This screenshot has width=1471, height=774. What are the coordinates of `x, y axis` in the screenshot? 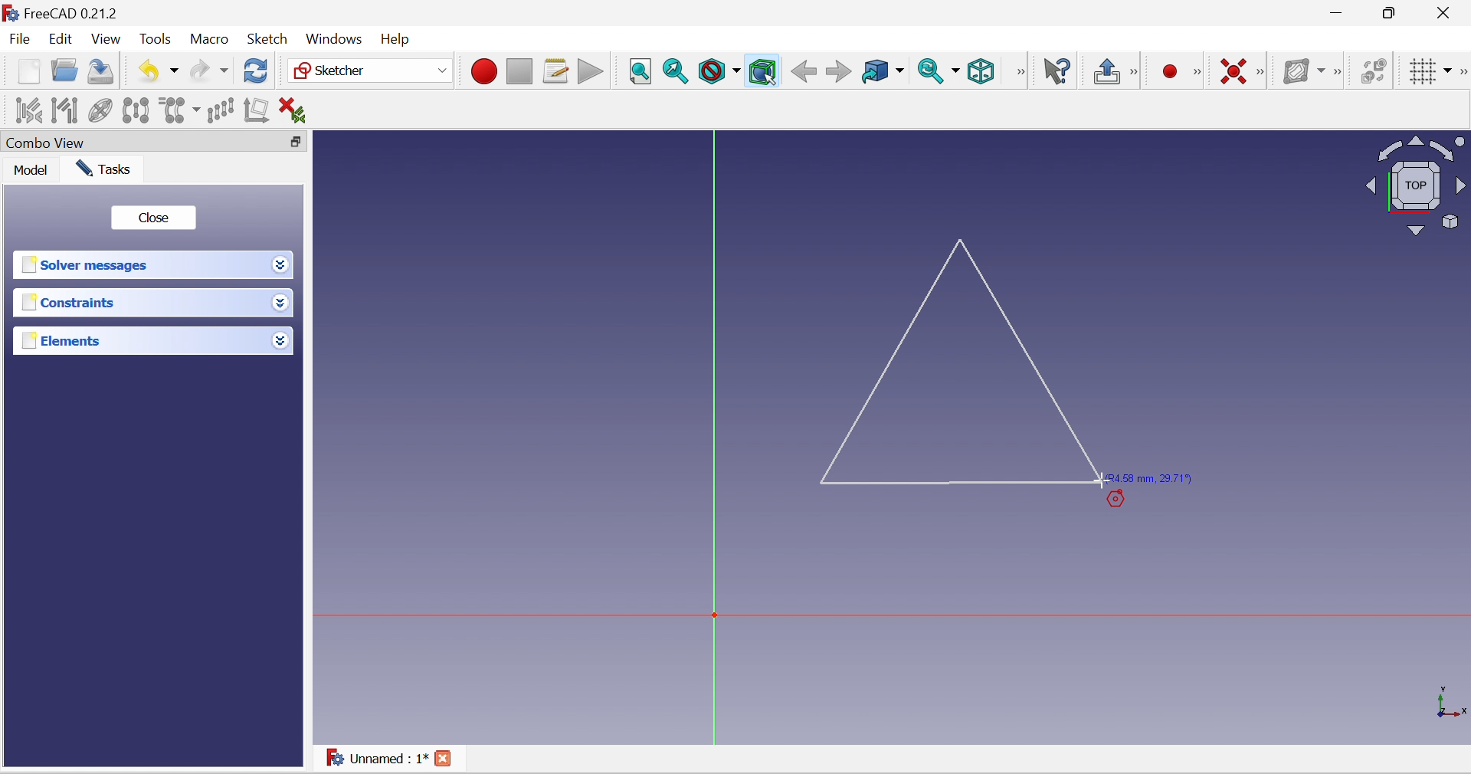 It's located at (1448, 701).